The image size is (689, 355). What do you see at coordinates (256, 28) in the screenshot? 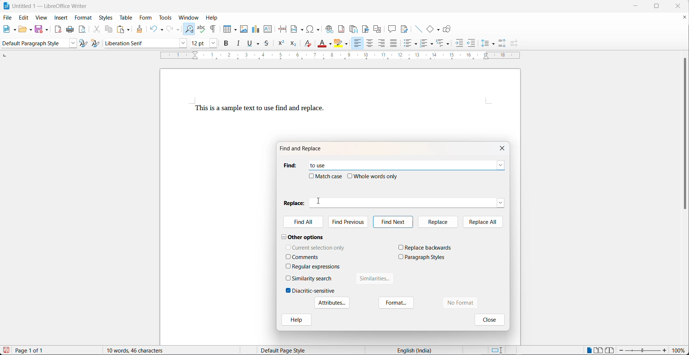
I see `insert chart` at bounding box center [256, 28].